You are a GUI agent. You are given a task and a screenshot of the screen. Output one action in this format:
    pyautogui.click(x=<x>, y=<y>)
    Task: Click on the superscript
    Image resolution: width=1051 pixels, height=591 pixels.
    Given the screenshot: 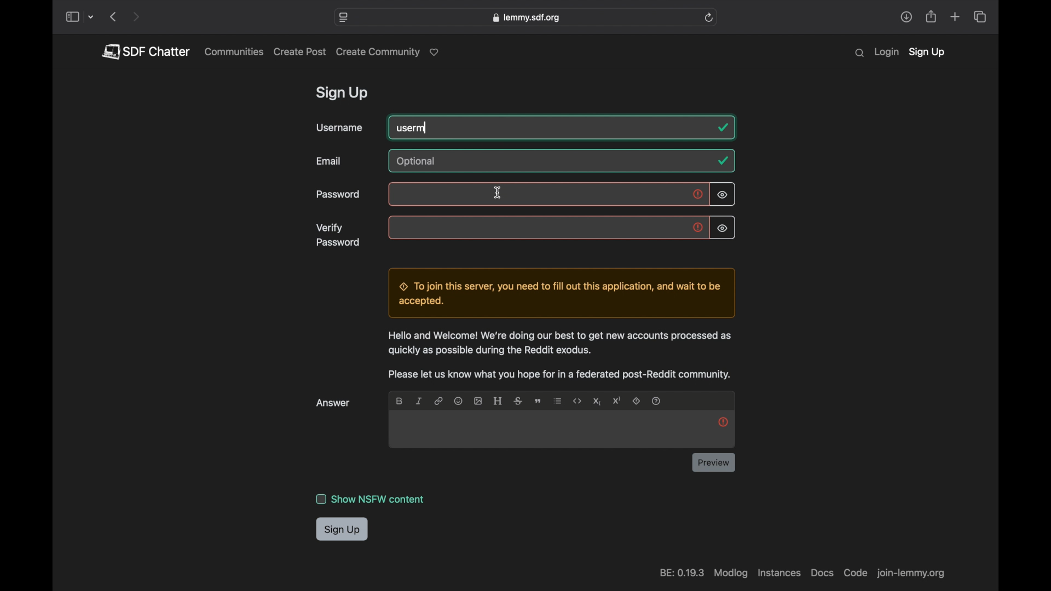 What is the action you would take?
    pyautogui.click(x=617, y=401)
    